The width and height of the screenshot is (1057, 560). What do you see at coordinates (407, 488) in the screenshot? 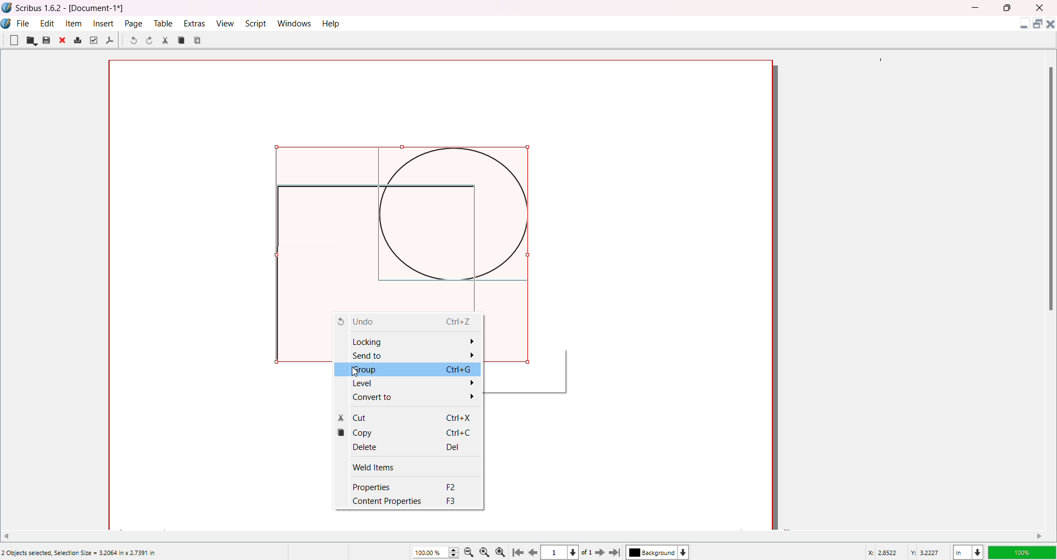
I see `Properties` at bounding box center [407, 488].